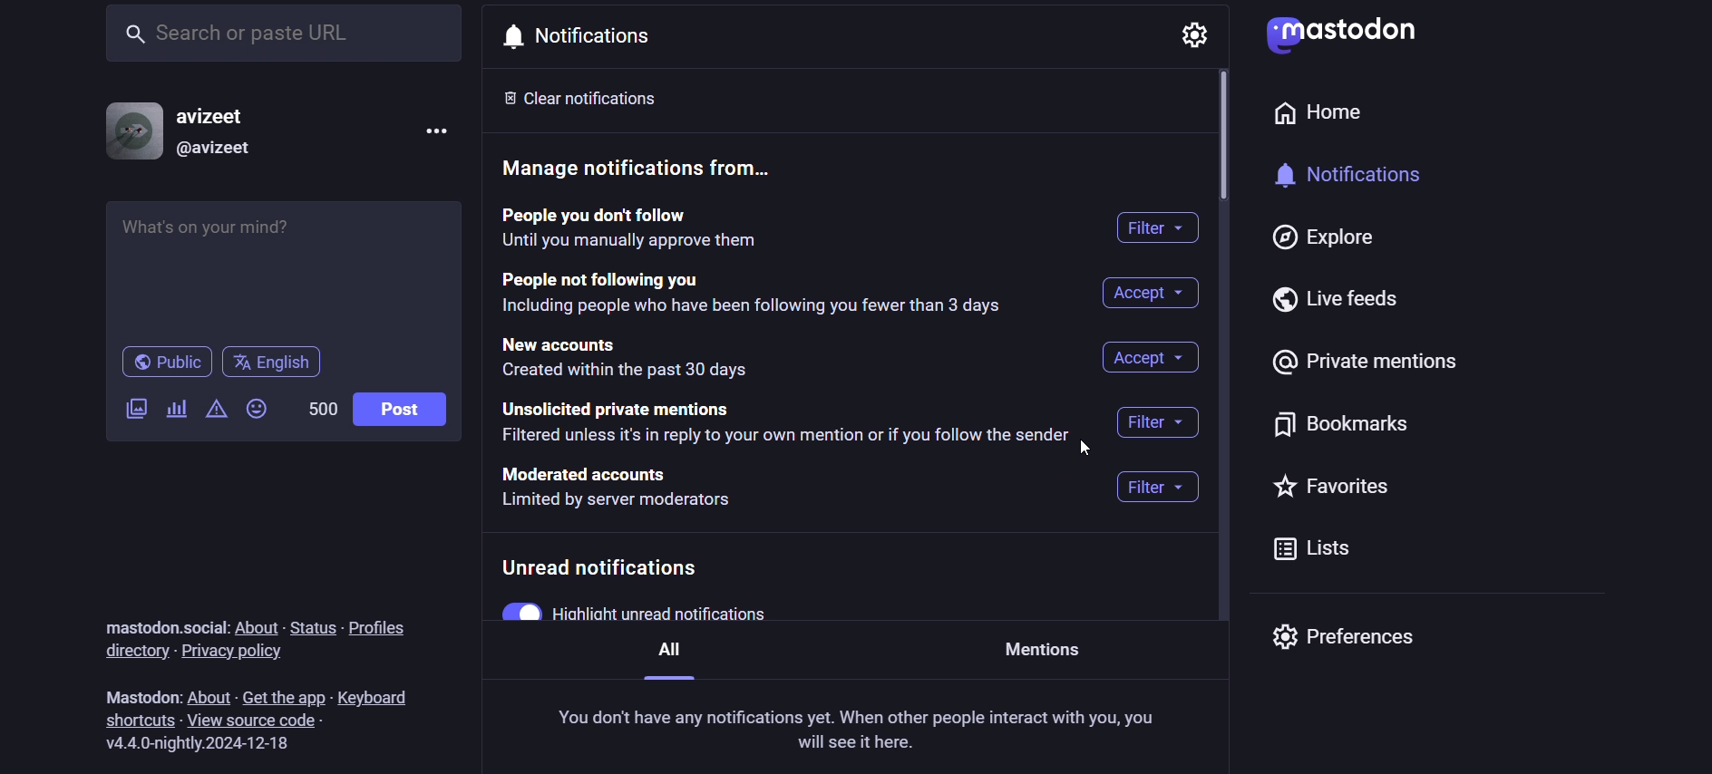 The image size is (1712, 774). Describe the element at coordinates (701, 614) in the screenshot. I see `highlight unread notification` at that location.